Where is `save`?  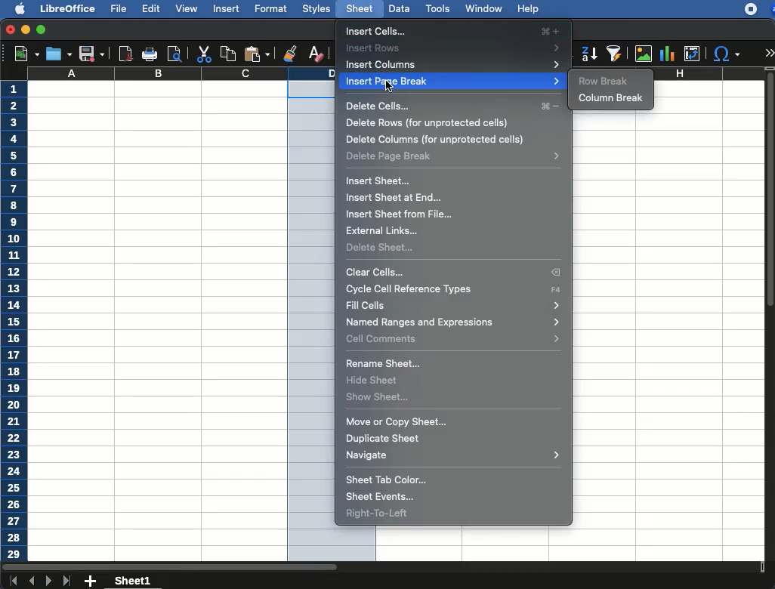
save is located at coordinates (57, 54).